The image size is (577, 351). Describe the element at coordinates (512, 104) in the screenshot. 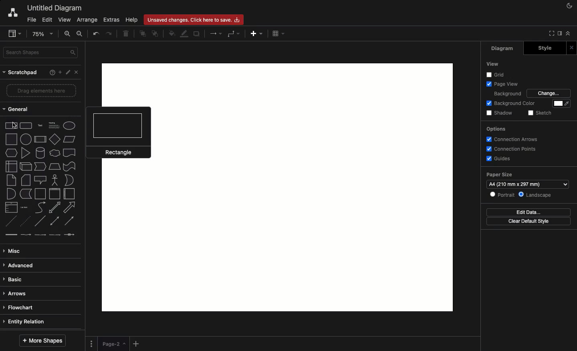

I see `Background color` at that location.